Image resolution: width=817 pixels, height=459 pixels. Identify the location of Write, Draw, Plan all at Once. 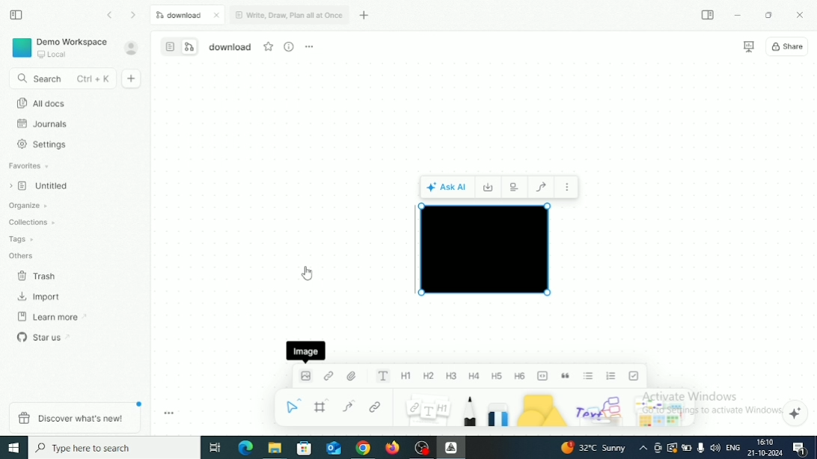
(289, 13).